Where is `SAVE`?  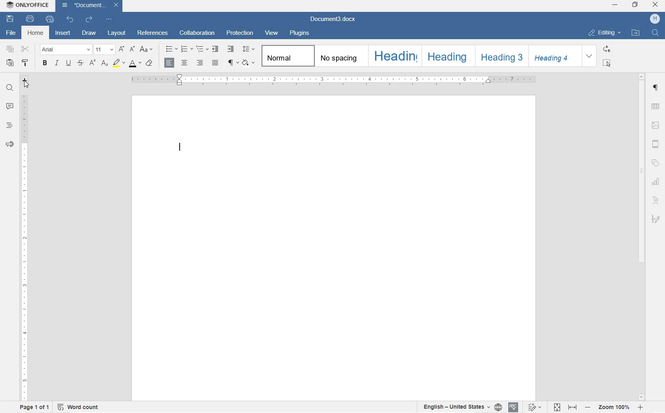
SAVE is located at coordinates (9, 19).